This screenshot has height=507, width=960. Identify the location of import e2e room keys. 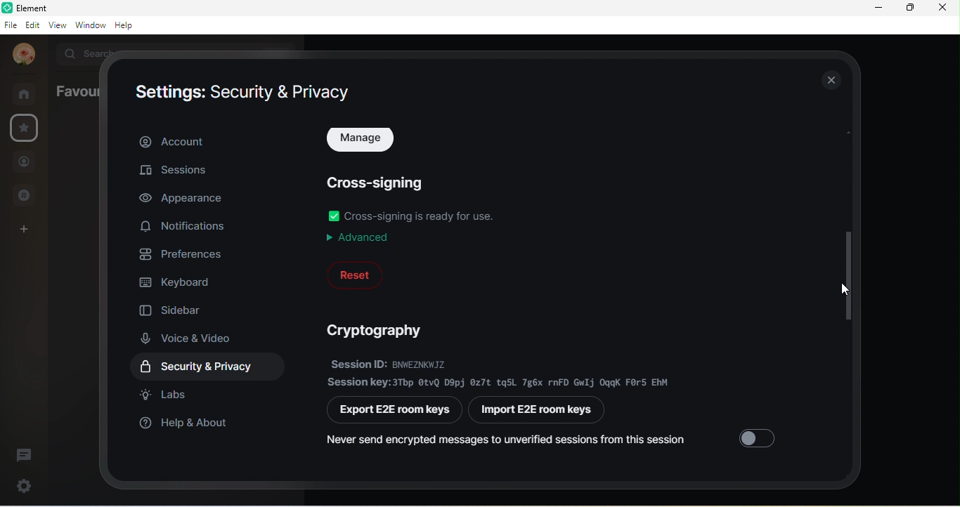
(542, 411).